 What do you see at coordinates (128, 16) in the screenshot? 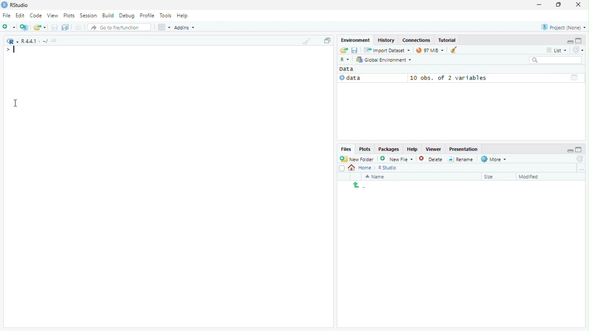
I see `Debug` at bounding box center [128, 16].